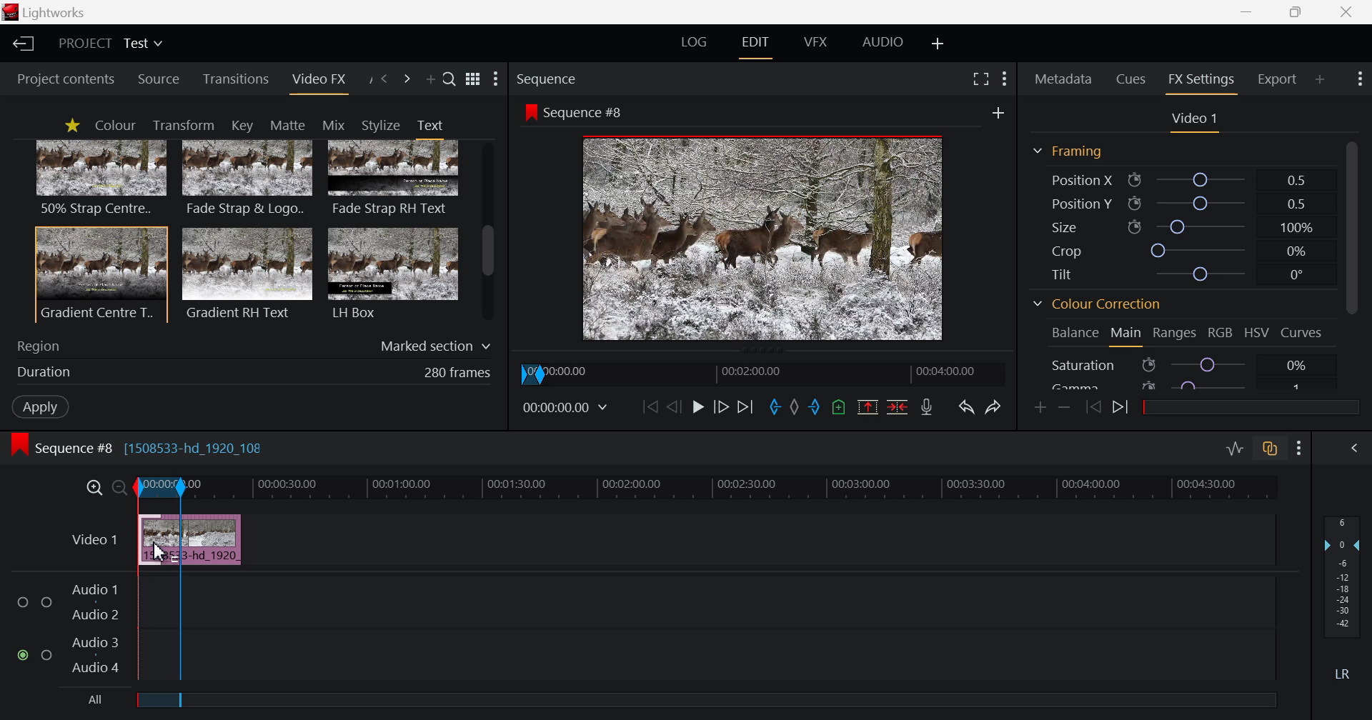  What do you see at coordinates (64, 79) in the screenshot?
I see `Project contents` at bounding box center [64, 79].